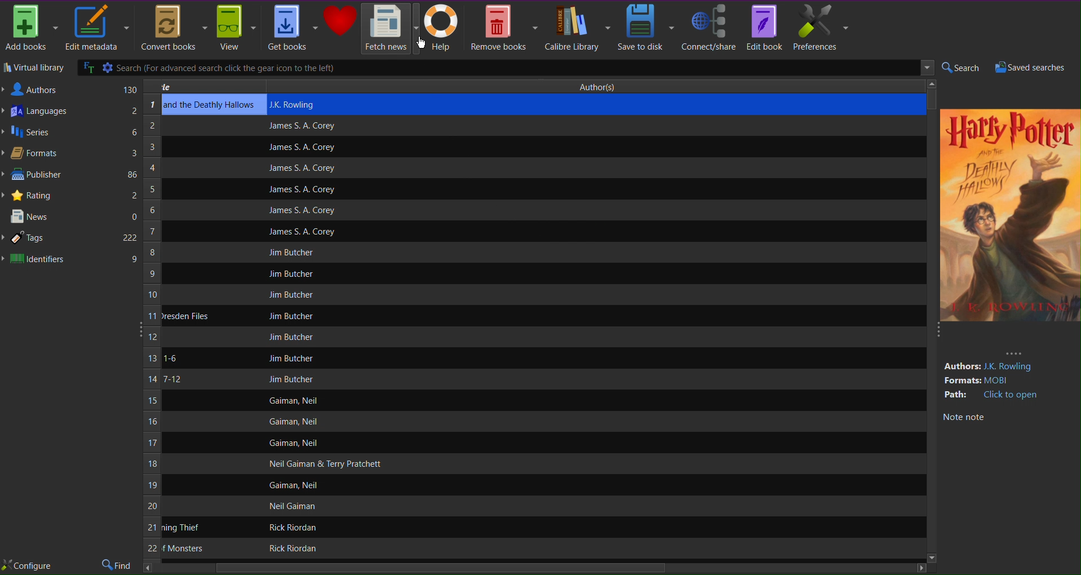 The height and width of the screenshot is (575, 1081). I want to click on Jim butcher, so click(294, 252).